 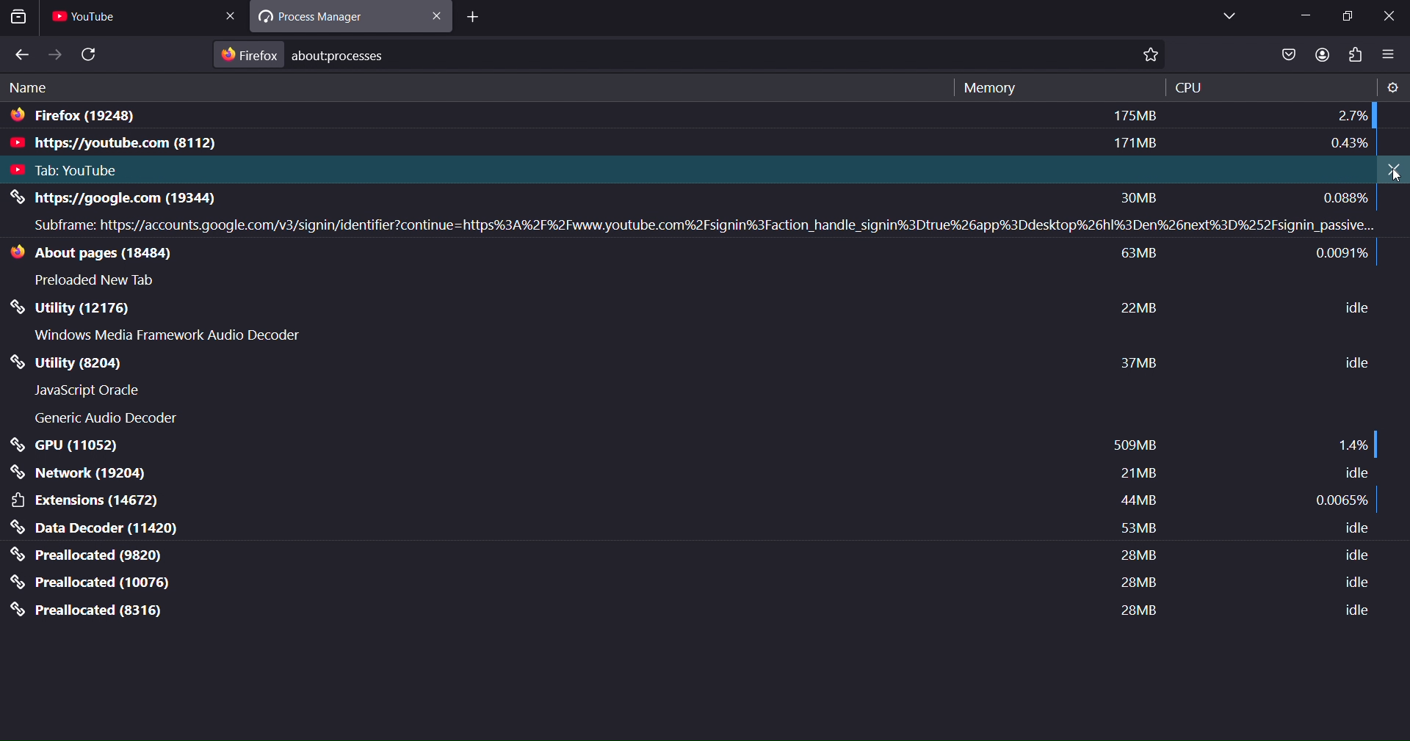 What do you see at coordinates (1319, 54) in the screenshot?
I see `account` at bounding box center [1319, 54].